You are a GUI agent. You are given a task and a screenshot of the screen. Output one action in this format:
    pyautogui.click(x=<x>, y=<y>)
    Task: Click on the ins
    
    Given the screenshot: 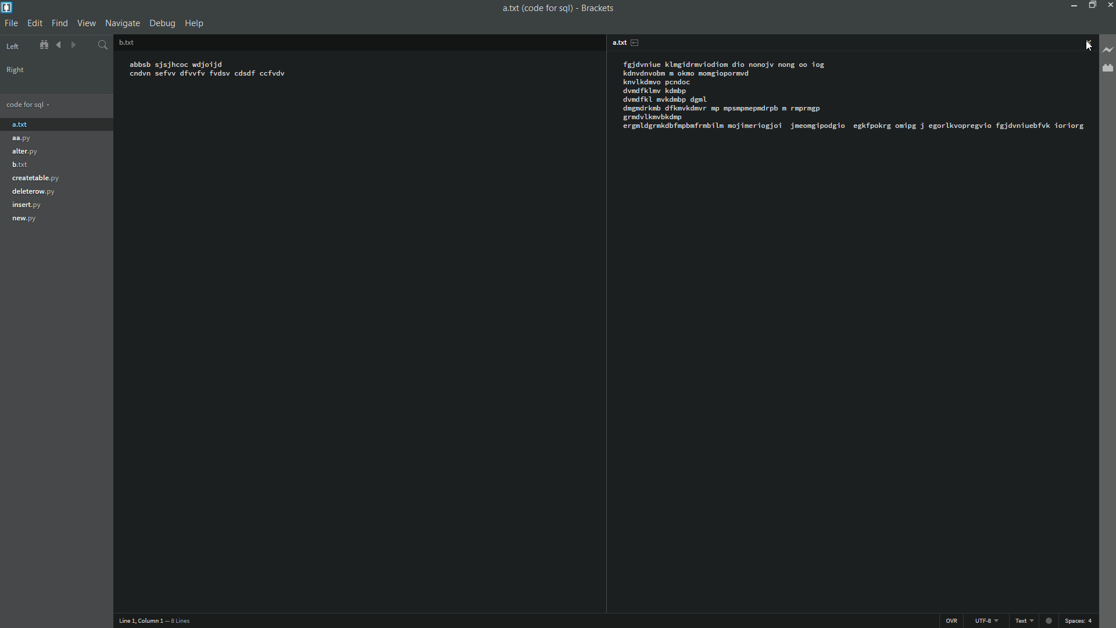 What is the action you would take?
    pyautogui.click(x=952, y=621)
    